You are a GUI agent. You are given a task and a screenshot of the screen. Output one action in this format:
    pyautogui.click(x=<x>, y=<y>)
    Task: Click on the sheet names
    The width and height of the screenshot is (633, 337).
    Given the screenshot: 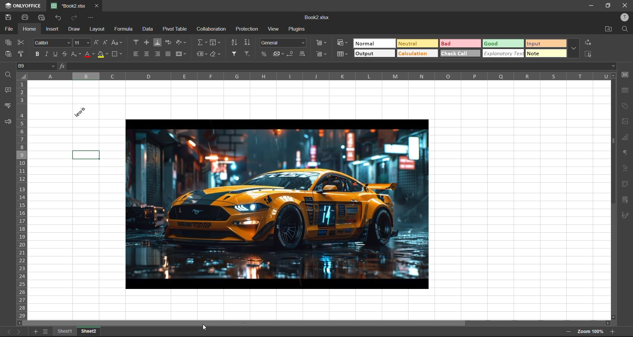 What is the action you would take?
    pyautogui.click(x=78, y=331)
    